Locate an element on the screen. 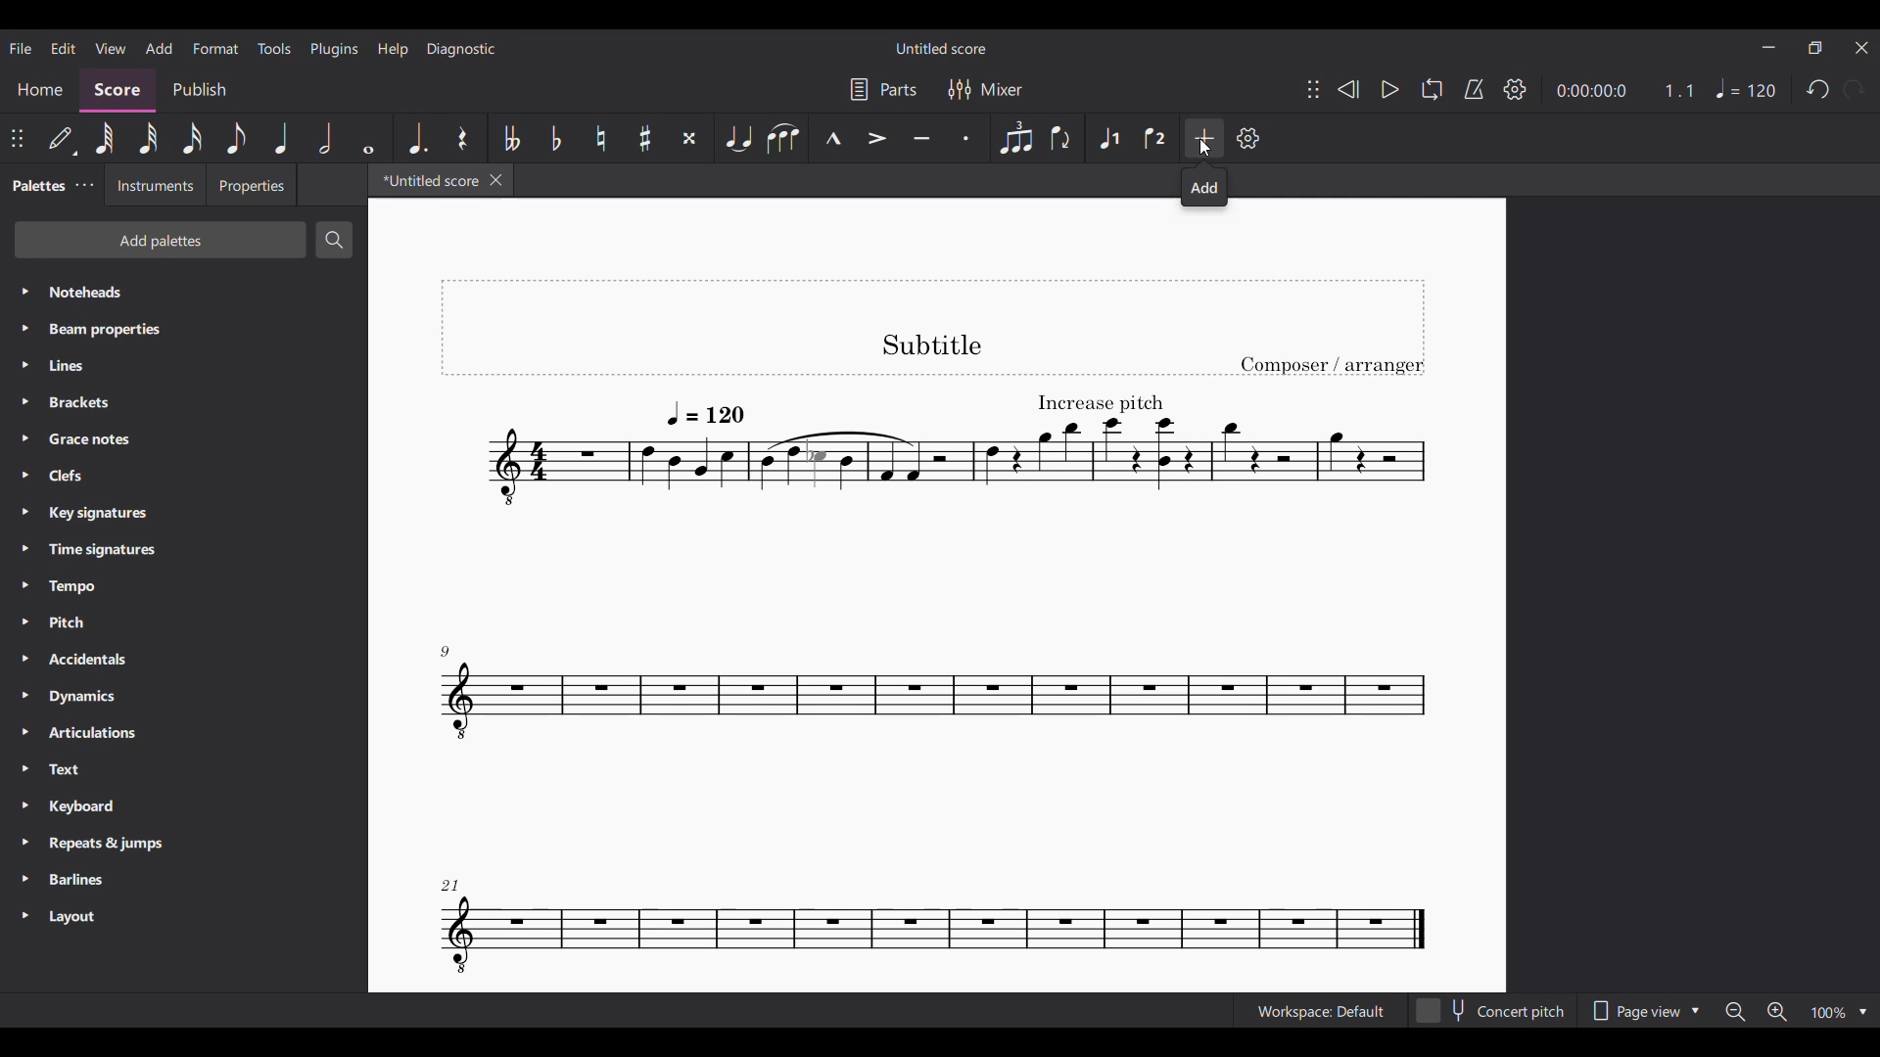  Noteheads is located at coordinates (185, 292).